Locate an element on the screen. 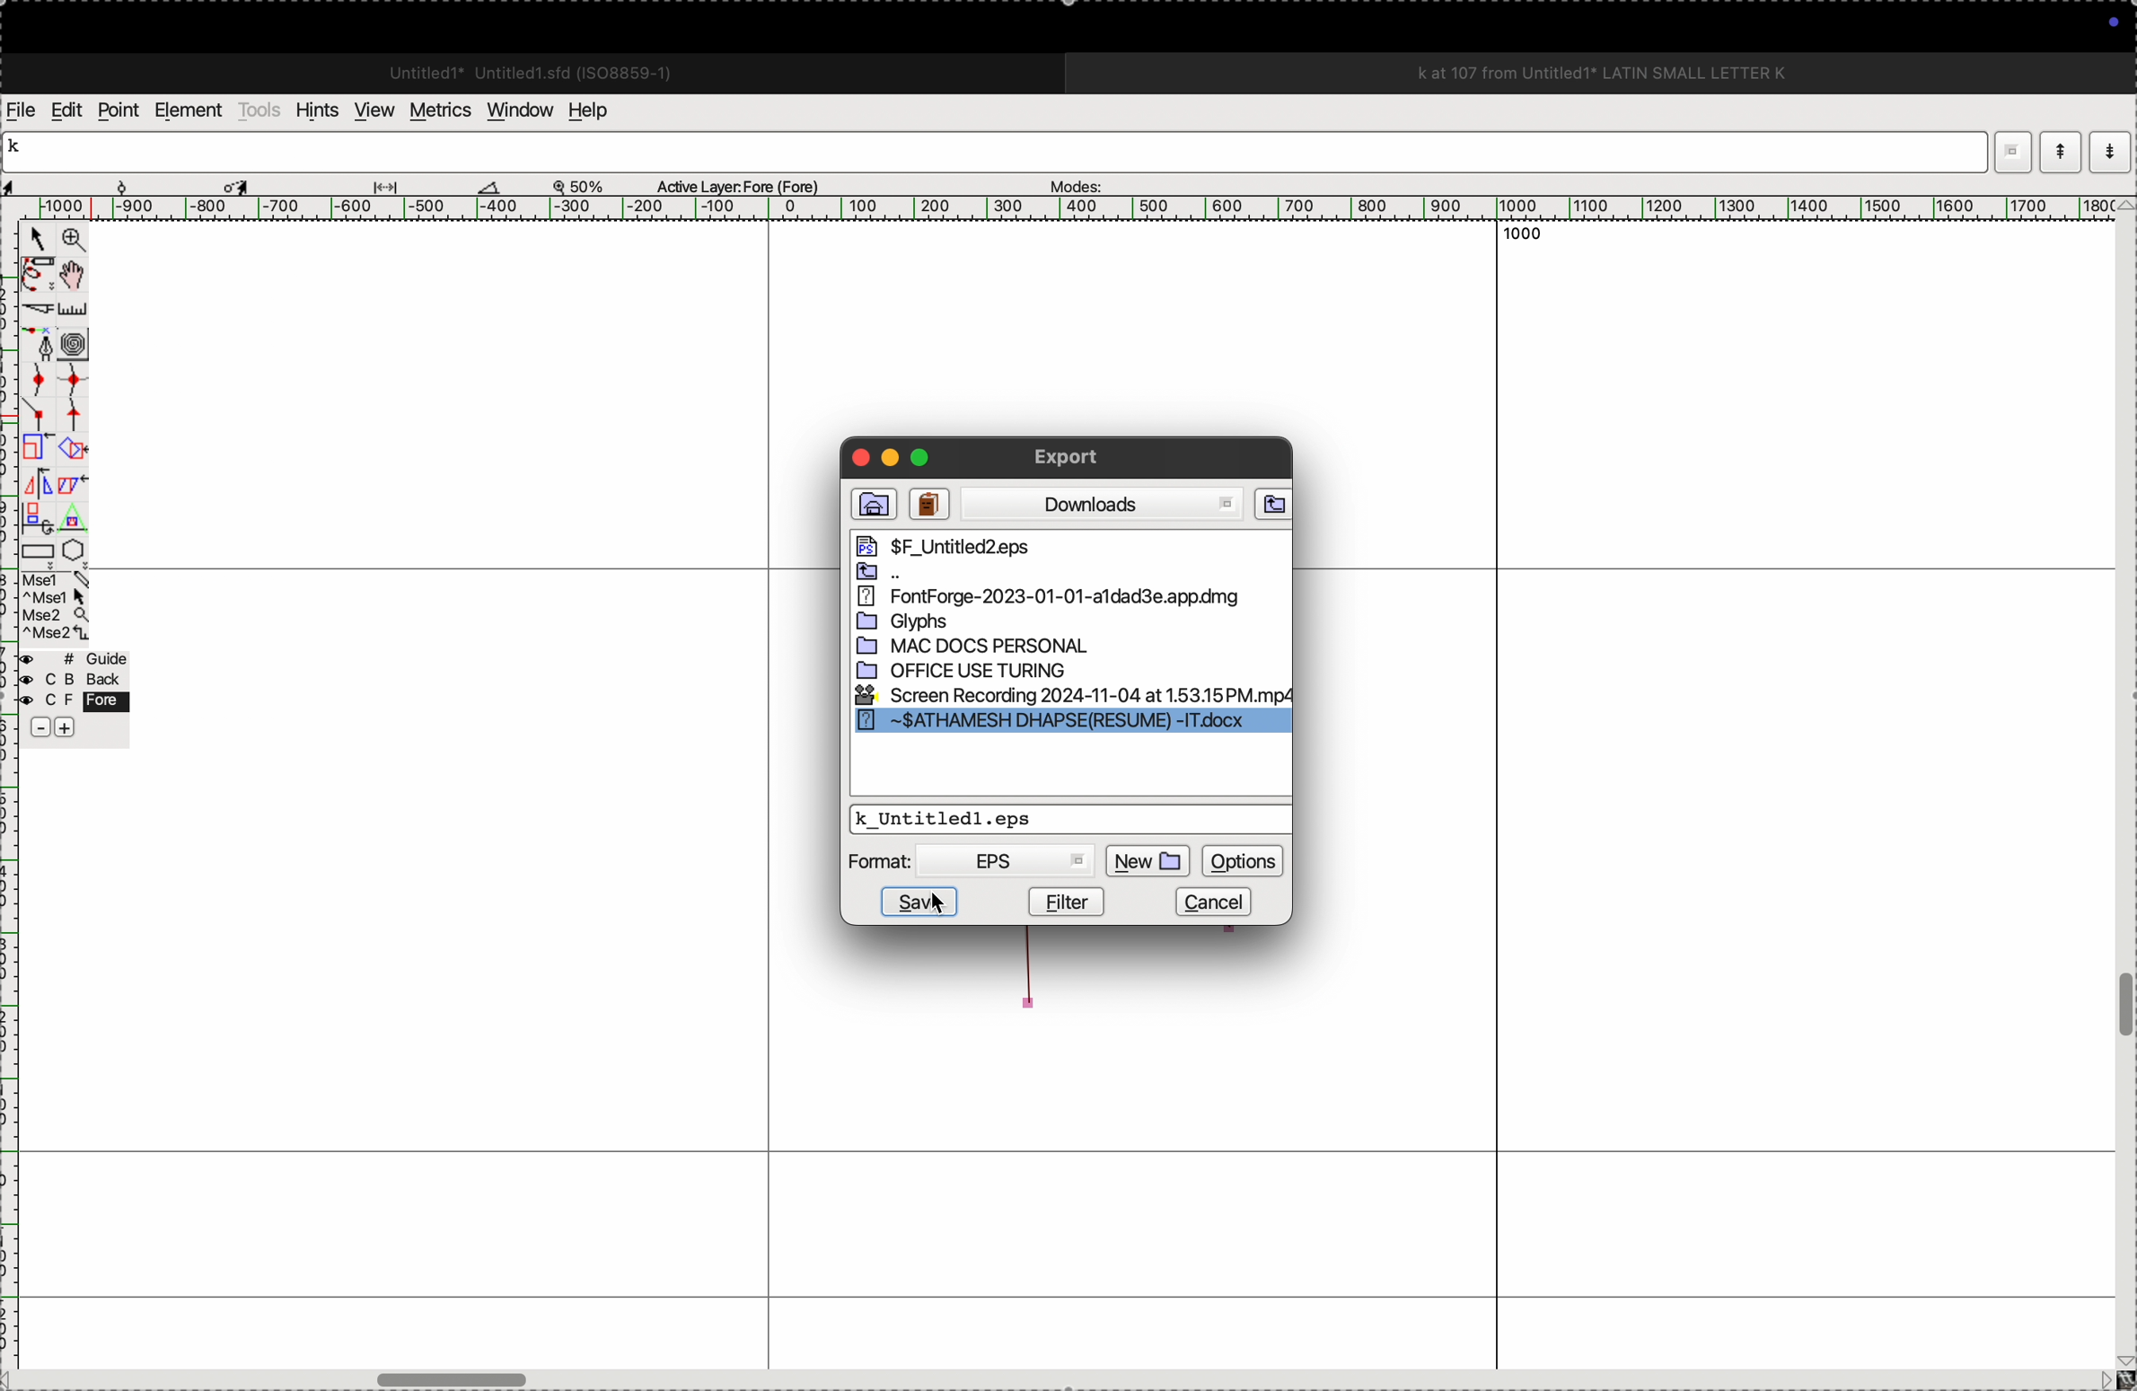 Image resolution: width=2137 pixels, height=1391 pixels. restore down is located at coordinates (2001, 153).